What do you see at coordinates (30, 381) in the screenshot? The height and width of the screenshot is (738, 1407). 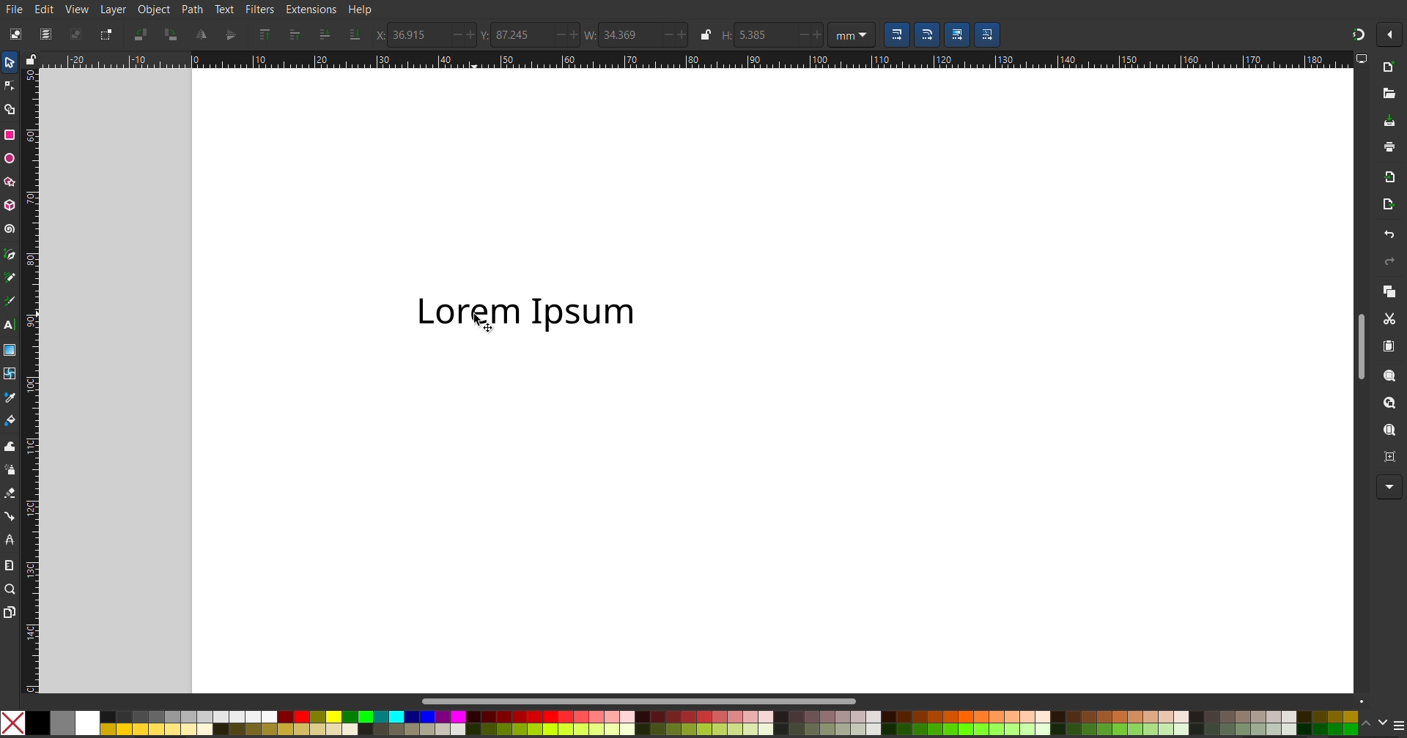 I see `Vertical Ruler` at bounding box center [30, 381].